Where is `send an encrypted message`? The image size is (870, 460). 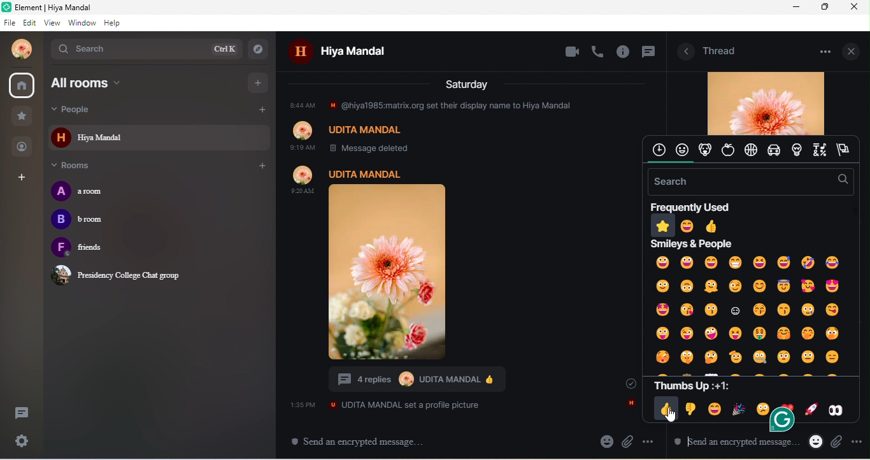 send an encrypted message is located at coordinates (364, 442).